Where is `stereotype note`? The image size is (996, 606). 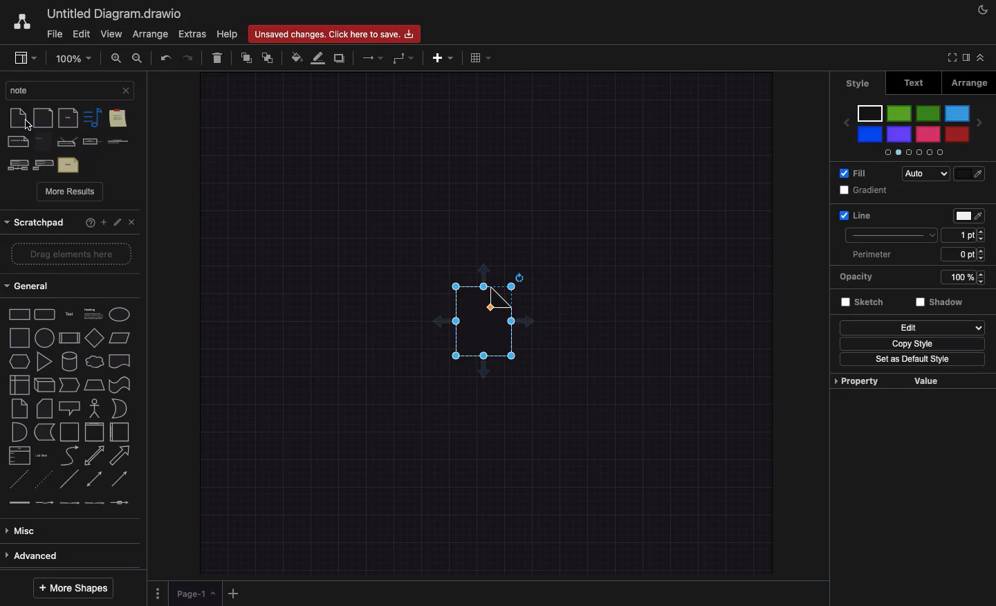 stereotype note is located at coordinates (44, 165).